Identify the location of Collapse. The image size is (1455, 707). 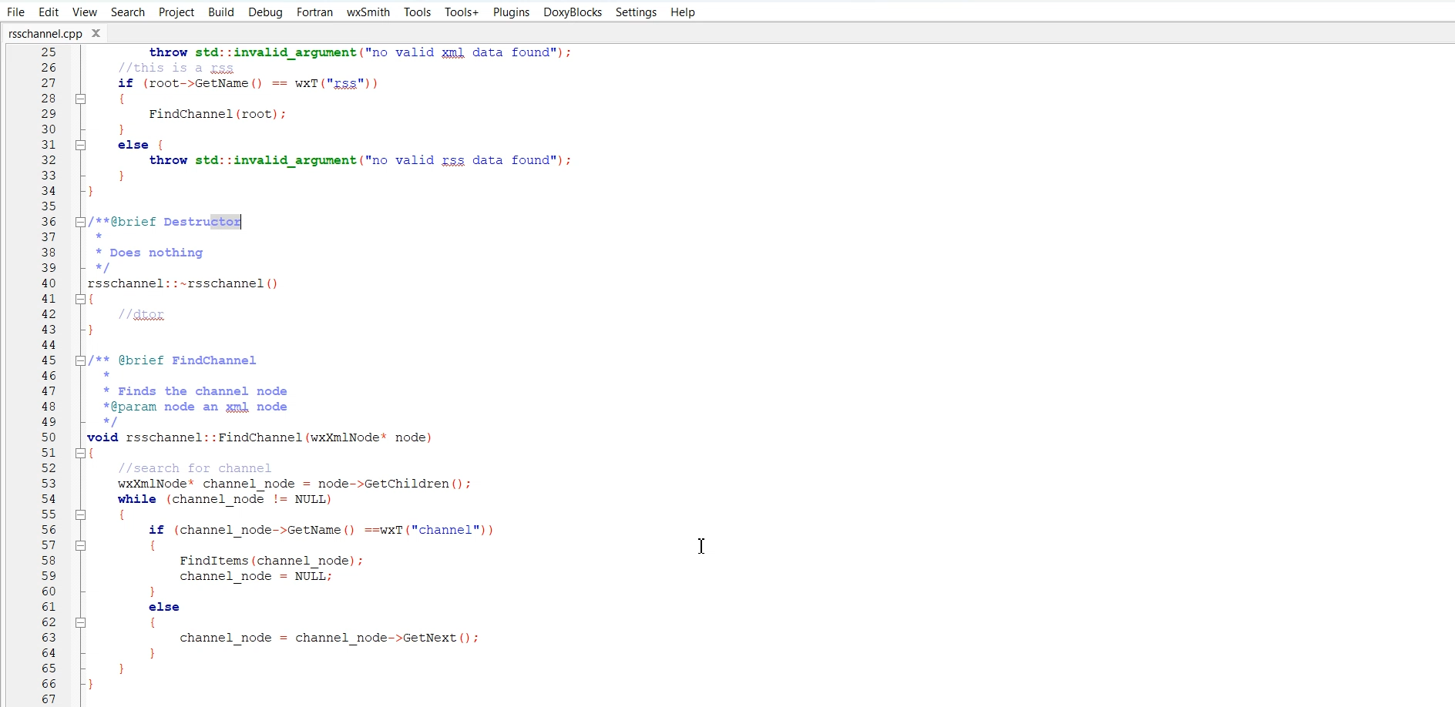
(80, 516).